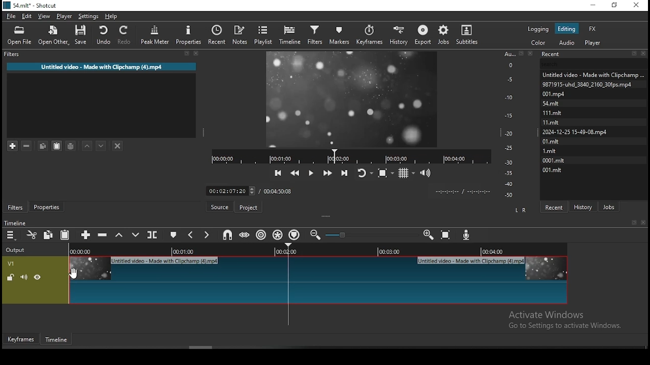 This screenshot has width=650, height=365. Describe the element at coordinates (351, 157) in the screenshot. I see `playback progress bar` at that location.